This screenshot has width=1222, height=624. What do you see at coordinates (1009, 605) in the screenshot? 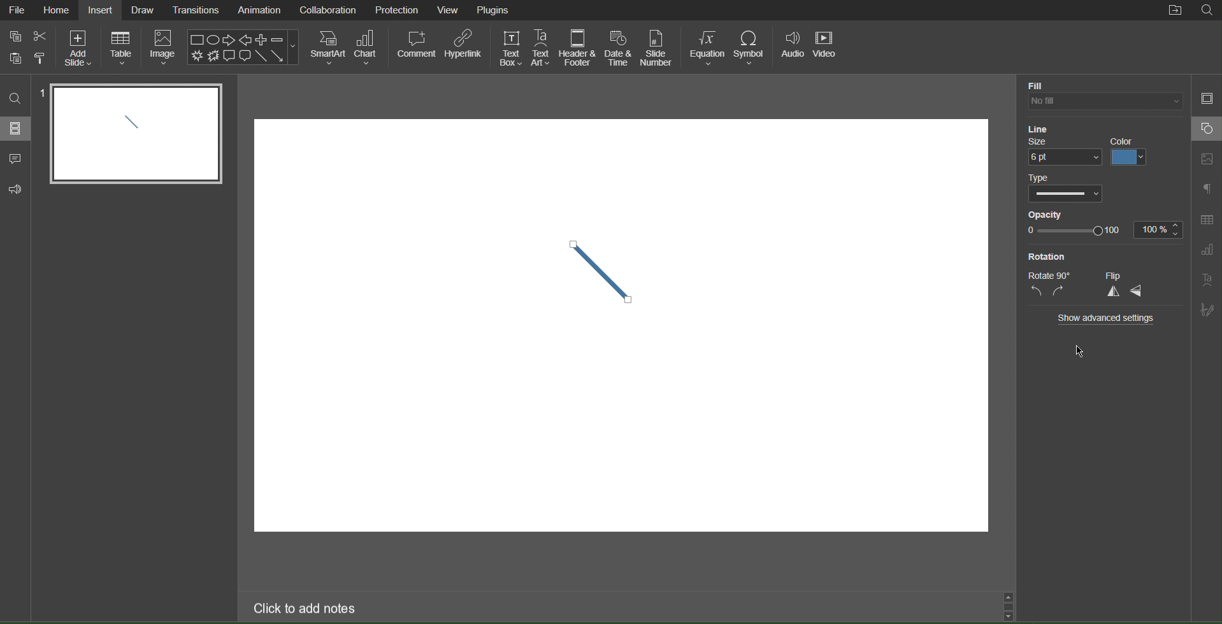
I see `Scroll Up and Down Buttons` at bounding box center [1009, 605].